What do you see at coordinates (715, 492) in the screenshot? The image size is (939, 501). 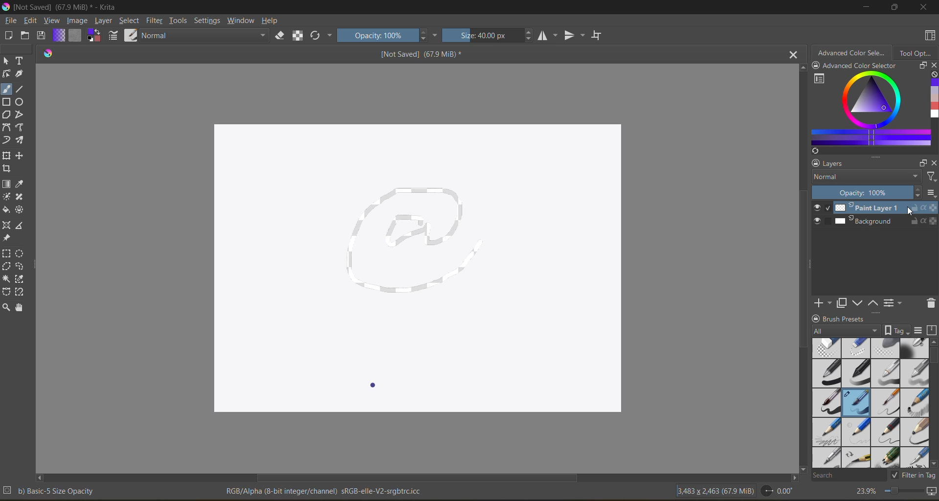 I see `image metadata` at bounding box center [715, 492].